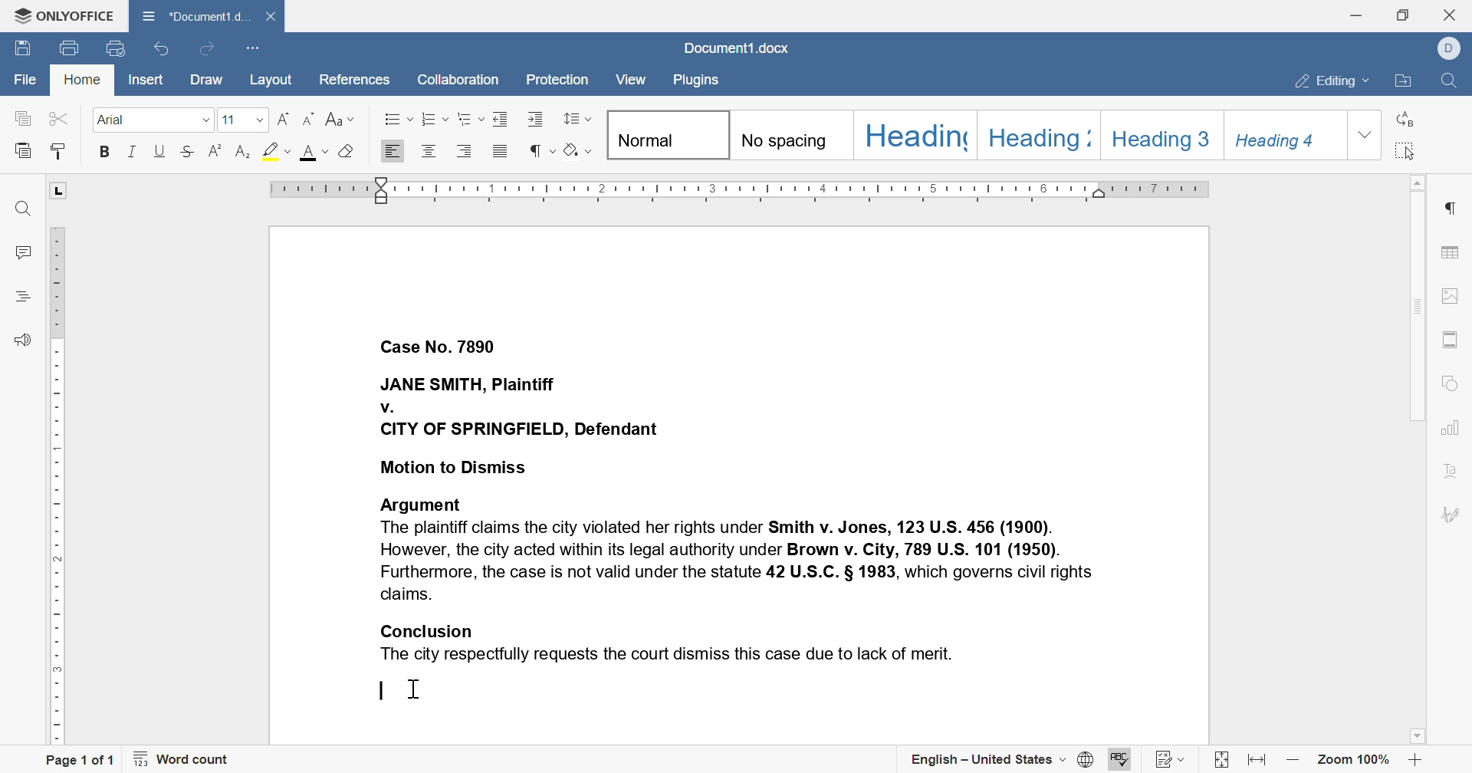 This screenshot has height=773, width=1472. What do you see at coordinates (71, 46) in the screenshot?
I see `quick print` at bounding box center [71, 46].